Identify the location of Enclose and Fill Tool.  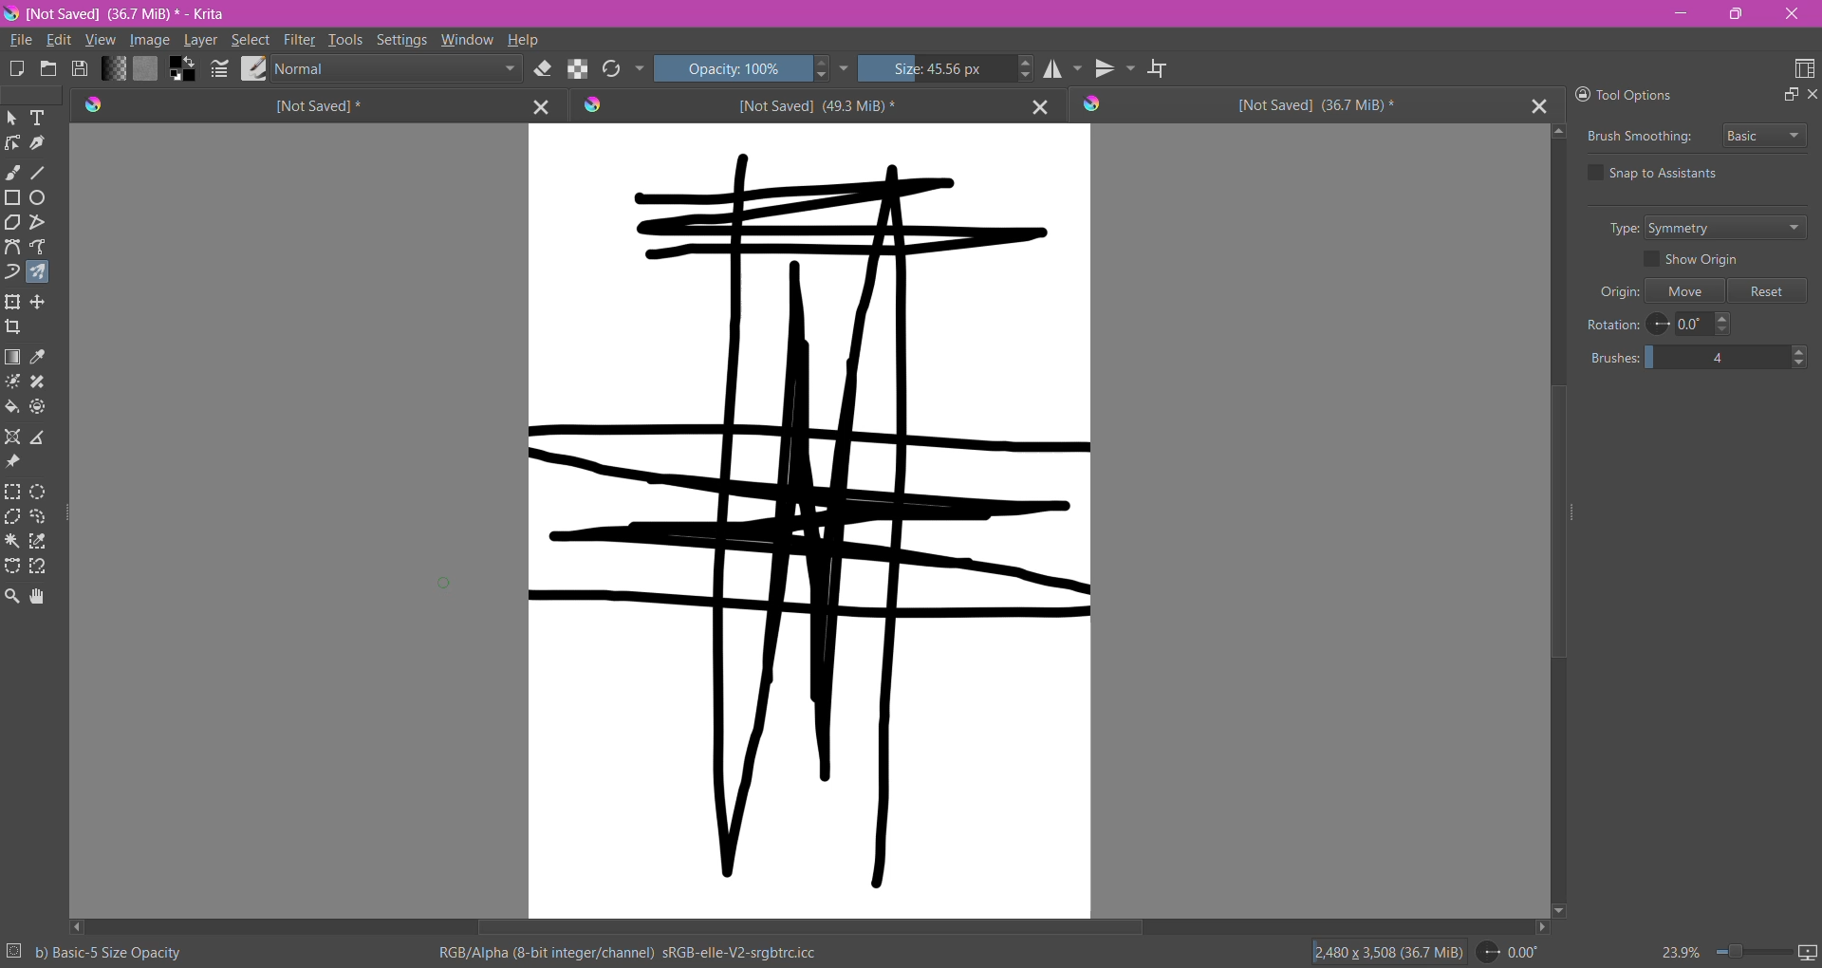
(40, 407).